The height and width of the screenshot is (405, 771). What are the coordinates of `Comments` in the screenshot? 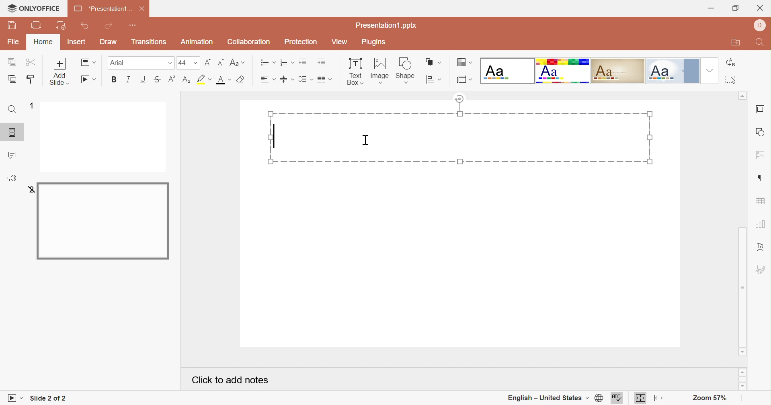 It's located at (14, 155).